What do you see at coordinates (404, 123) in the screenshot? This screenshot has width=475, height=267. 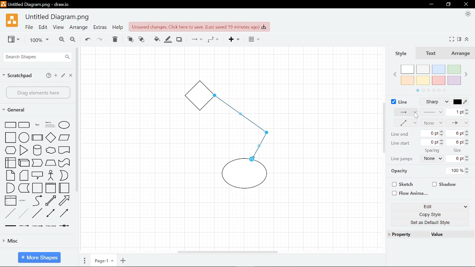 I see `Way points` at bounding box center [404, 123].